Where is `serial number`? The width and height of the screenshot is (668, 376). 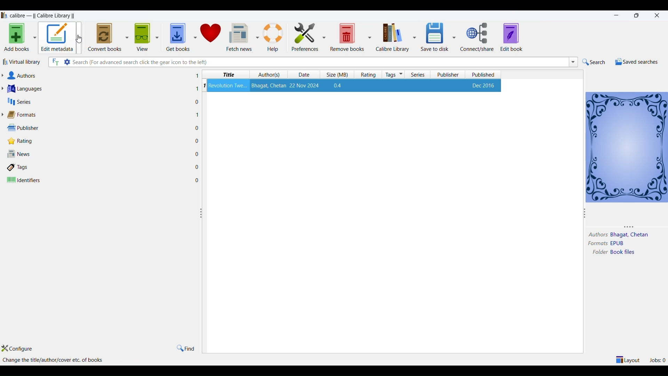 serial number is located at coordinates (204, 85).